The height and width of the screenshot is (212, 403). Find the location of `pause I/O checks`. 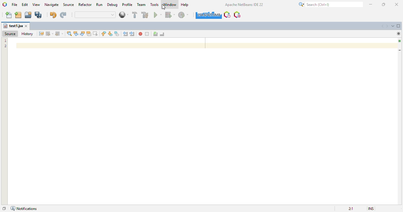

pause I/O checks is located at coordinates (237, 15).